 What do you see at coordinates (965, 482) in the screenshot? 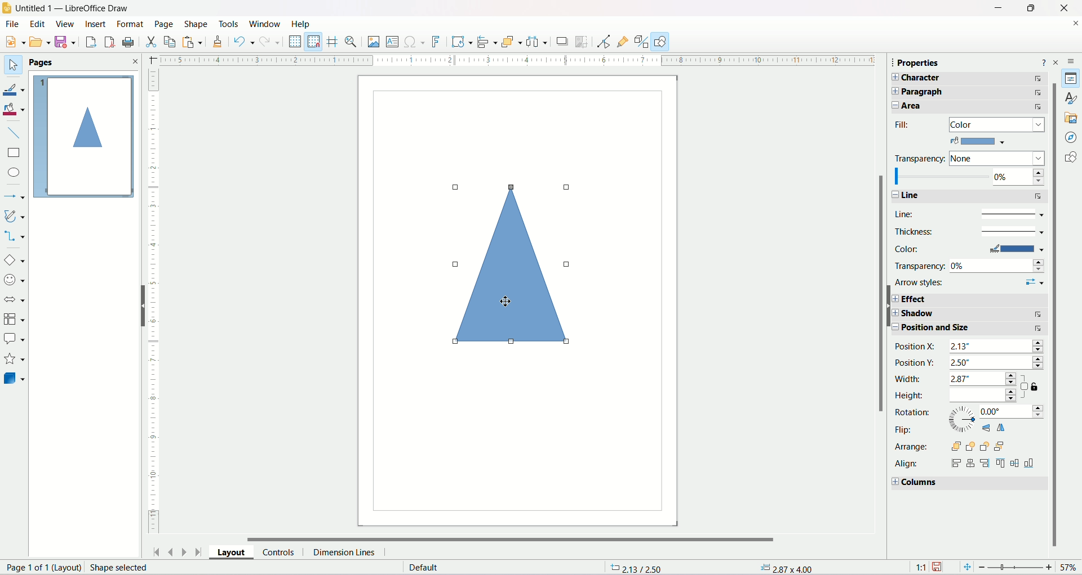
I see `column` at bounding box center [965, 482].